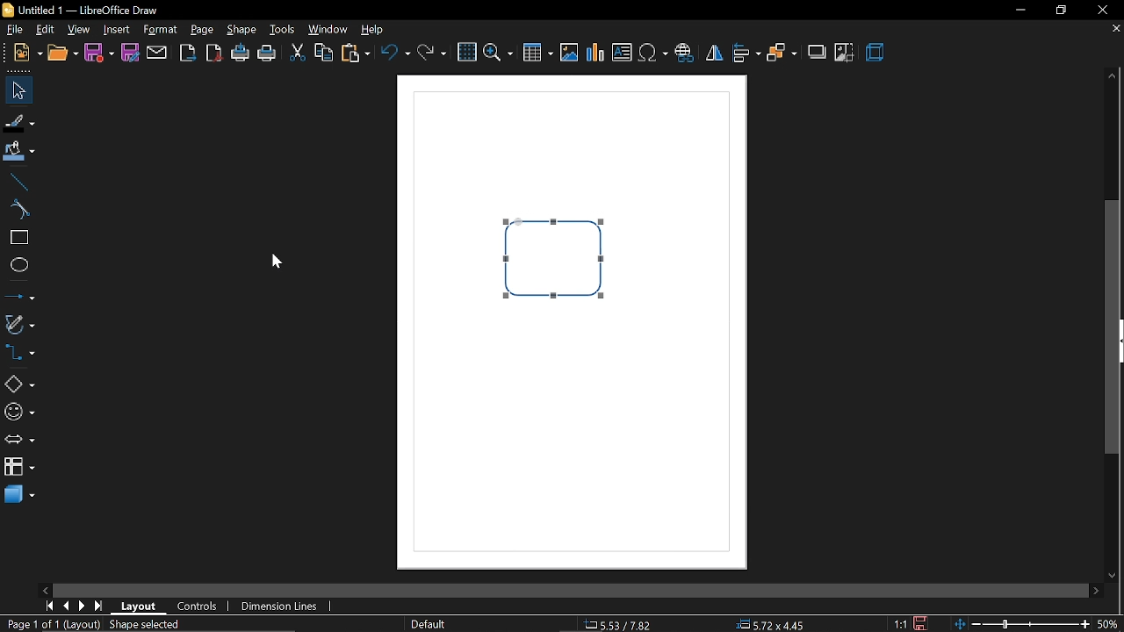 This screenshot has height=632, width=1124. I want to click on scaling factor, so click(901, 623).